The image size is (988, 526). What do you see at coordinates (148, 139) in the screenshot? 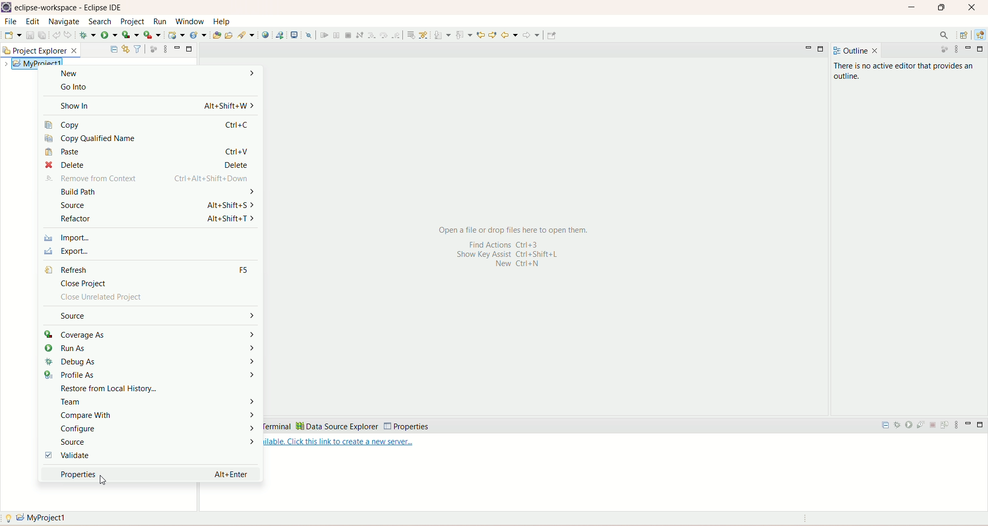
I see `copy qualified name` at bounding box center [148, 139].